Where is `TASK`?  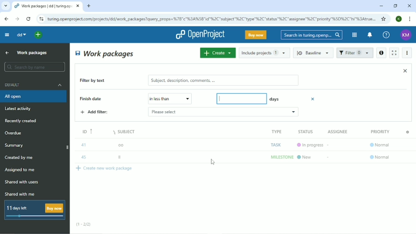 TASK is located at coordinates (275, 145).